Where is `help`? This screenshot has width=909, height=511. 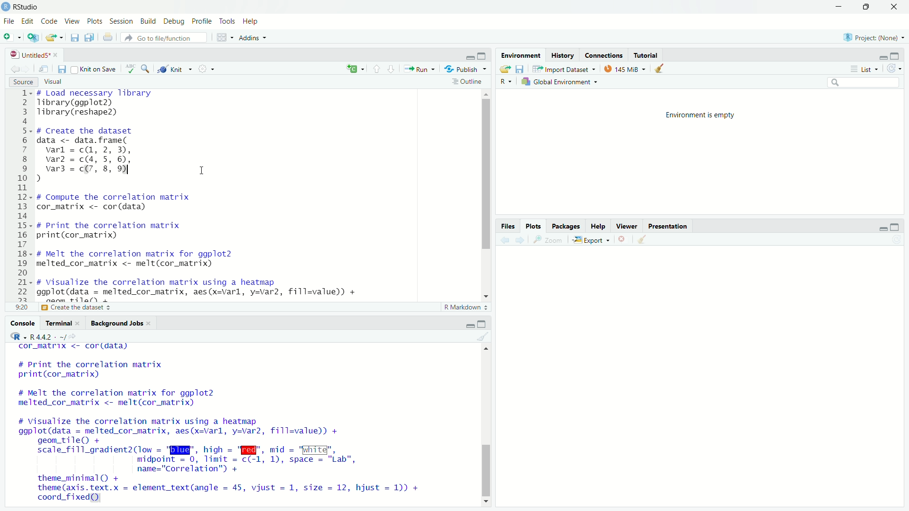 help is located at coordinates (598, 226).